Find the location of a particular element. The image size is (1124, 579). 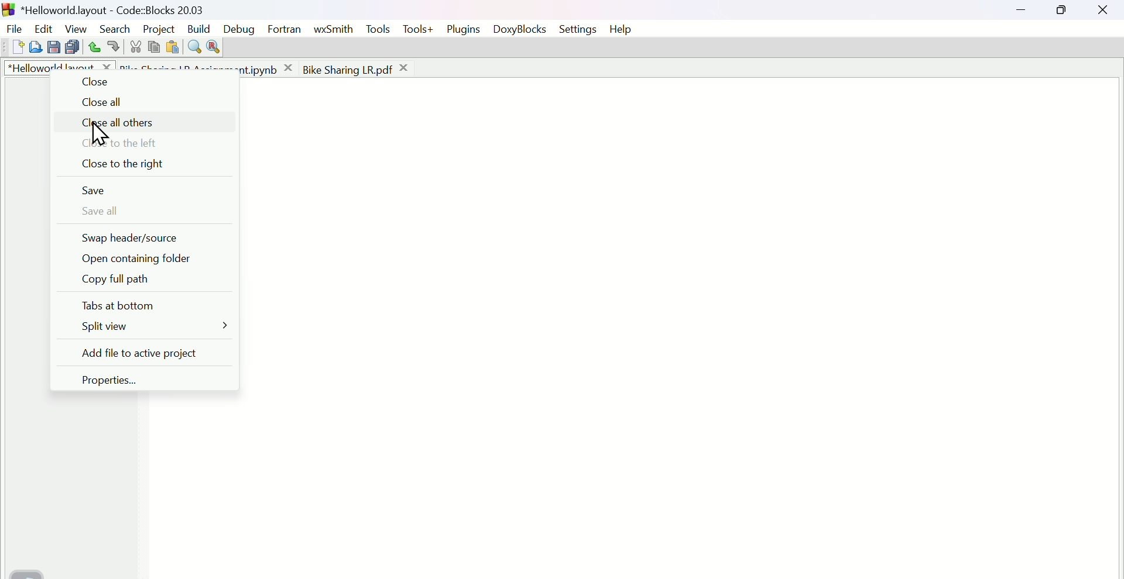

Debug is located at coordinates (239, 27).